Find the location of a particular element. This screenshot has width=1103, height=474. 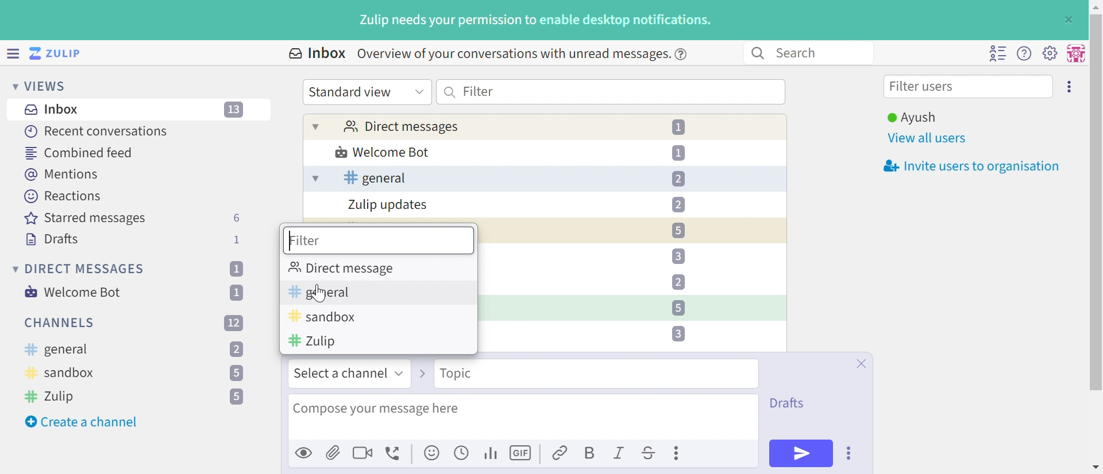

Mentions is located at coordinates (64, 174).